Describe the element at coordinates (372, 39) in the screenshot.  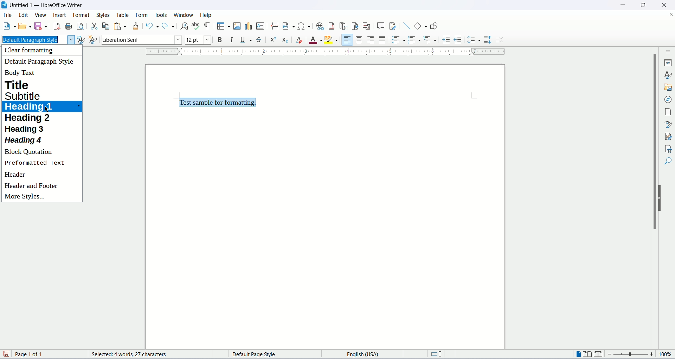
I see `align right` at that location.